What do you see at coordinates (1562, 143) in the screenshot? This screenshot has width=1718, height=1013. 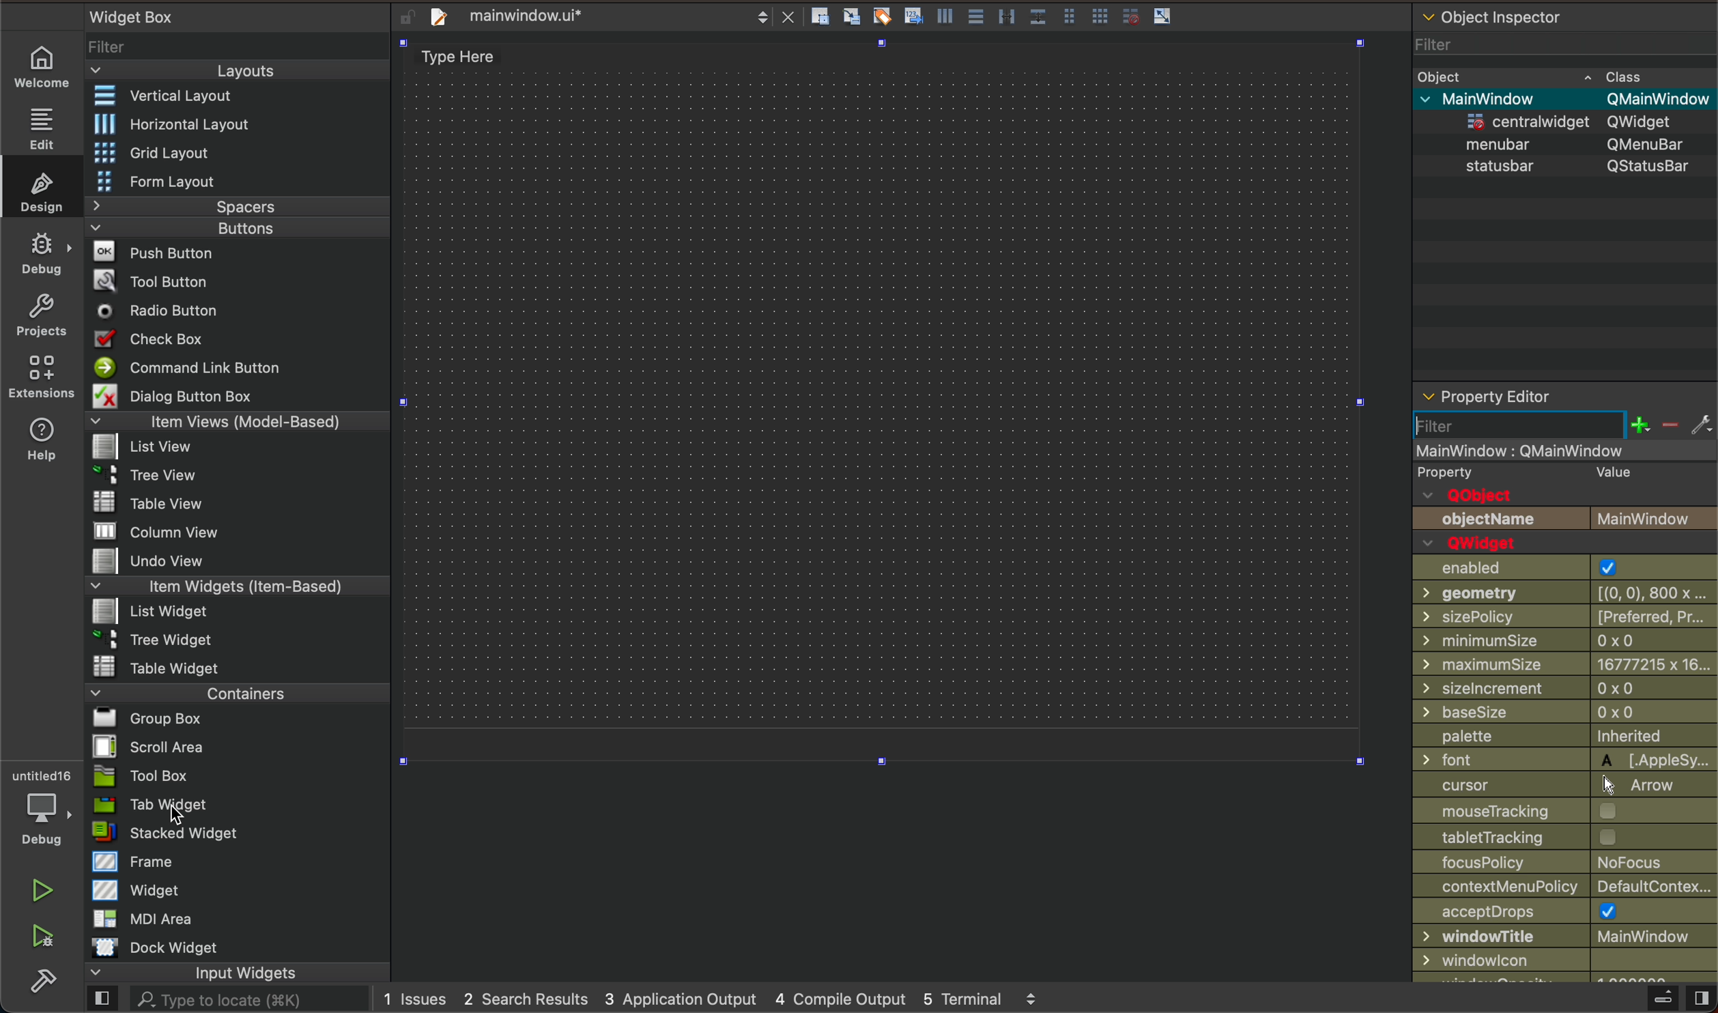 I see `menubar QMenuBar` at bounding box center [1562, 143].